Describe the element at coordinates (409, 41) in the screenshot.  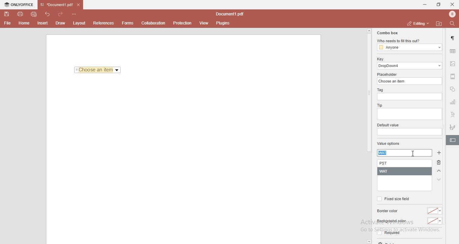
I see `who needs to fill this out?` at that location.